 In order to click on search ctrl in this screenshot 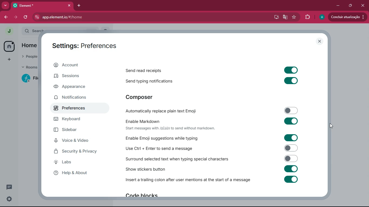, I will do `click(33, 30)`.